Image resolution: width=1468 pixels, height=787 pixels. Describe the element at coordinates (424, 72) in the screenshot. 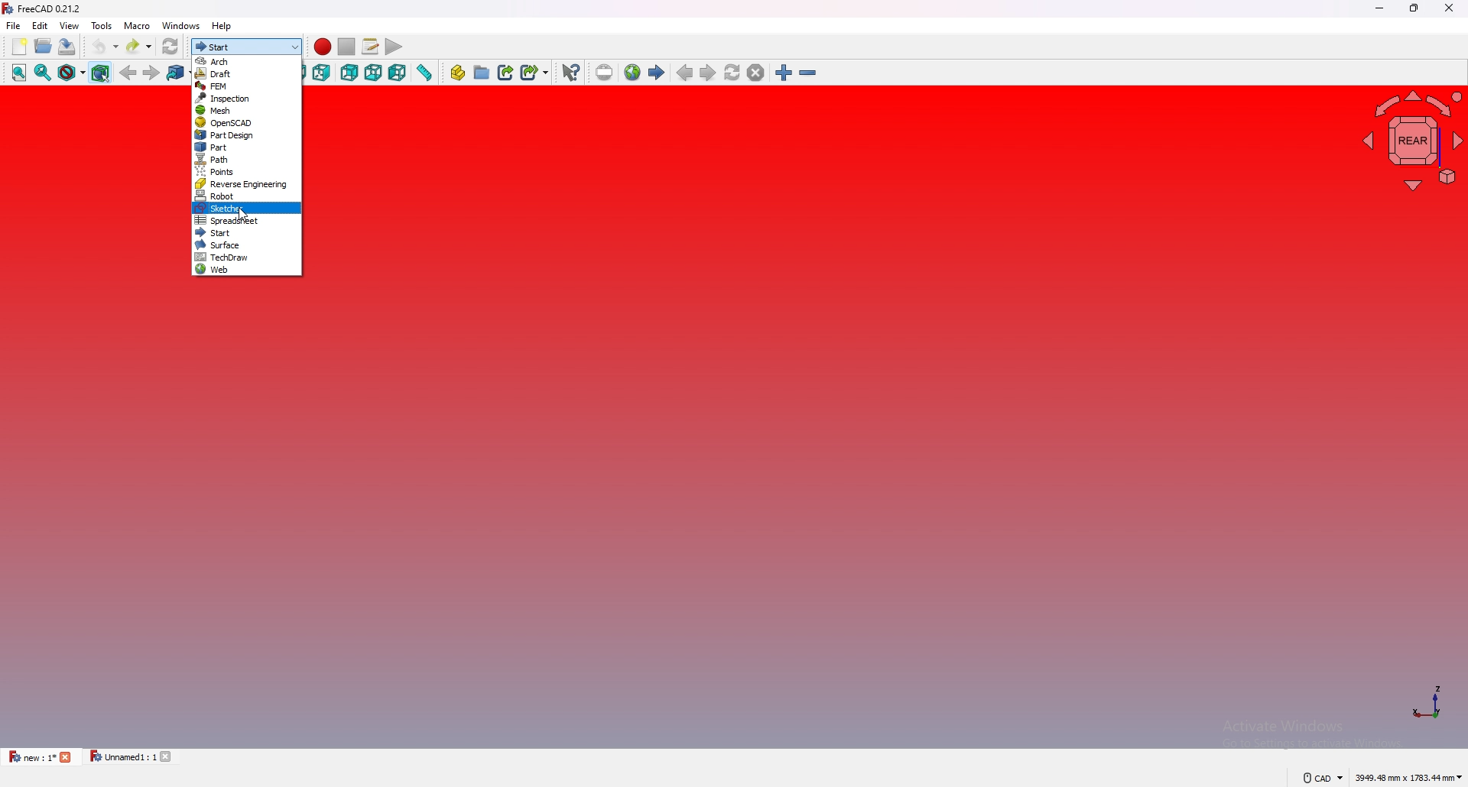

I see `measure distance` at that location.